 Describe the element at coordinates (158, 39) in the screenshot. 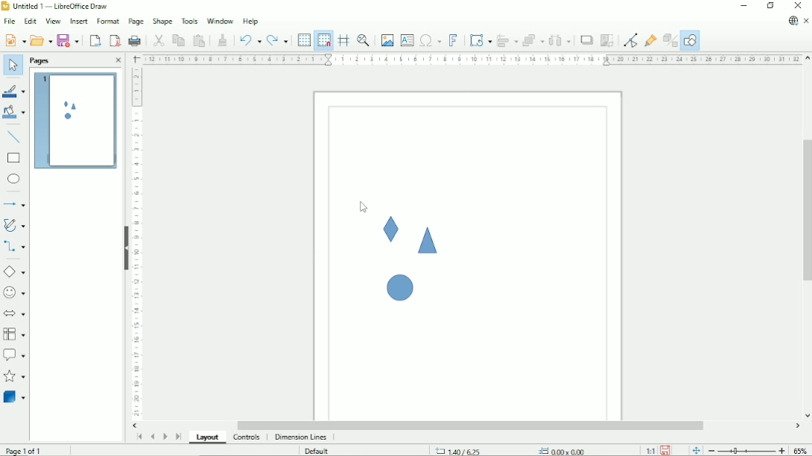

I see `Cut` at that location.